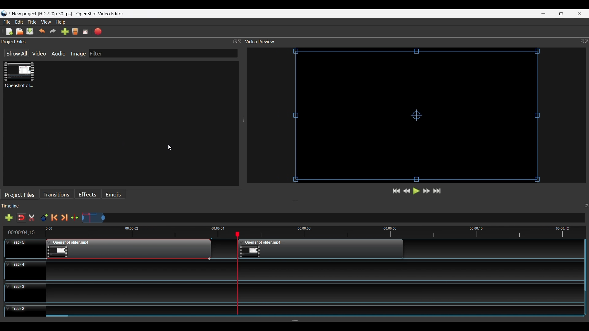  I want to click on minimize, so click(544, 13).